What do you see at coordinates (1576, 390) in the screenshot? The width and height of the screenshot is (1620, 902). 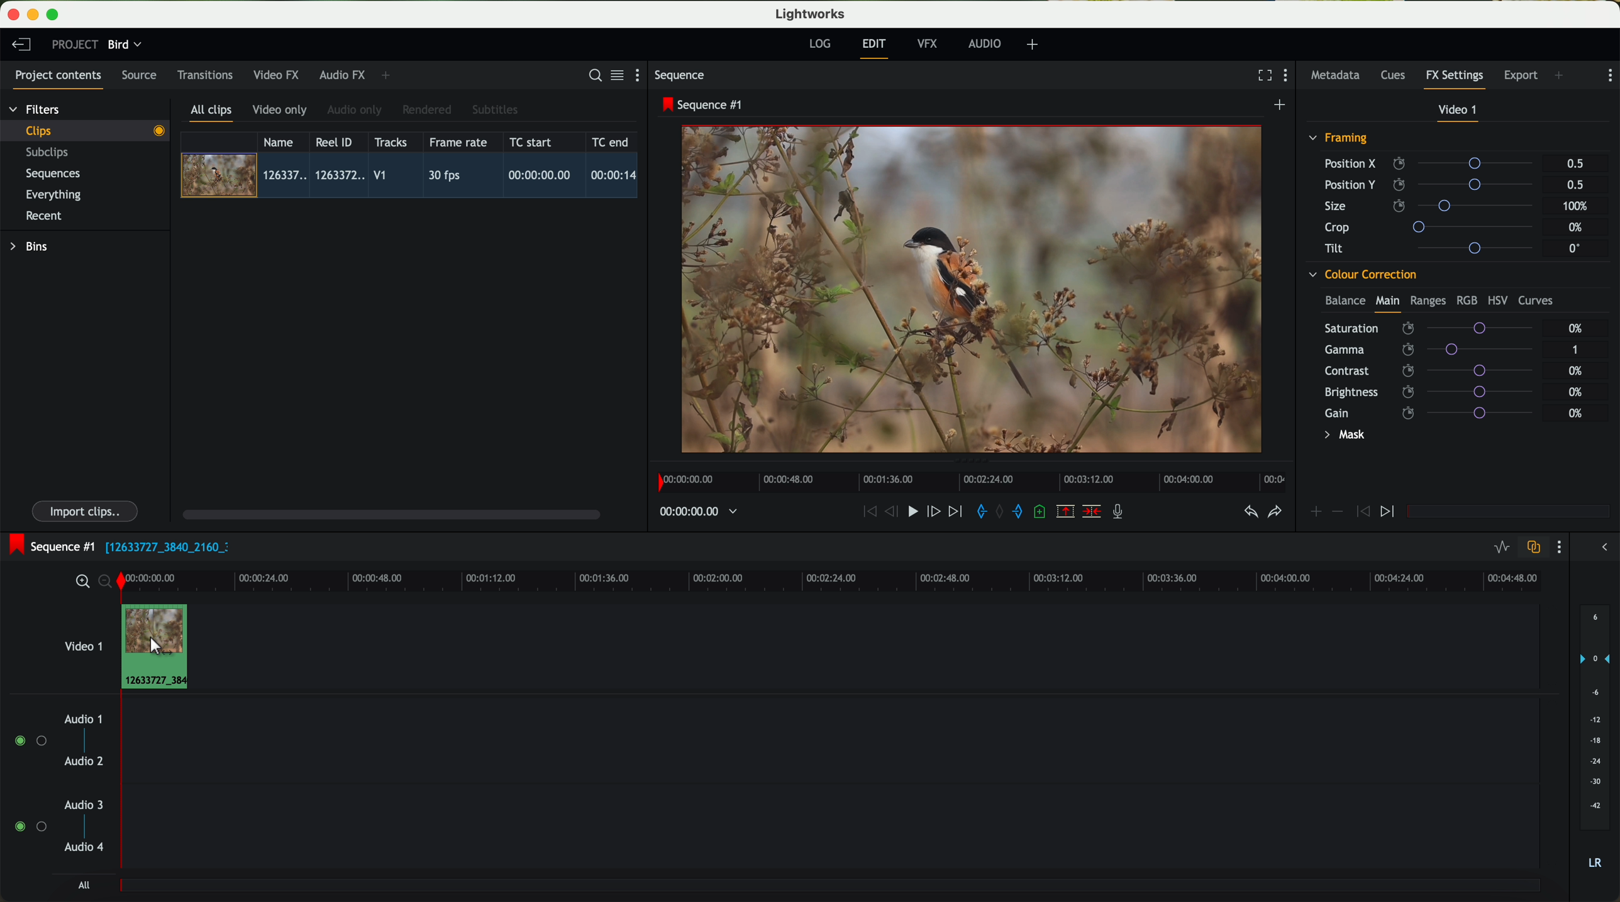 I see `0%` at bounding box center [1576, 390].